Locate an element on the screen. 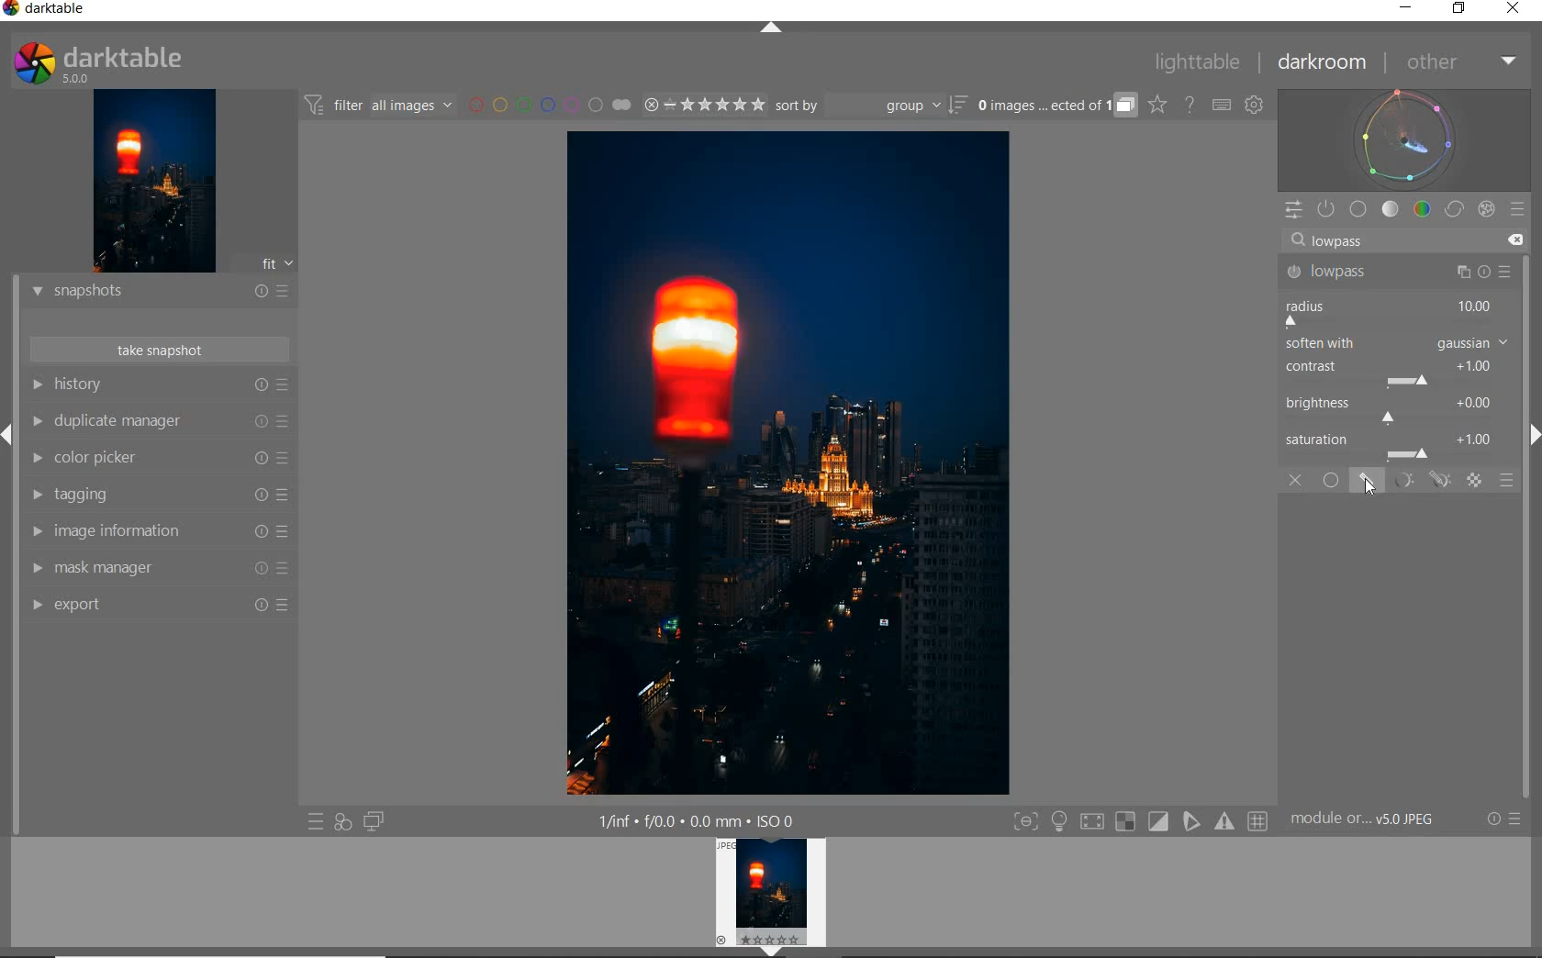  FILTER BY IMAGE COLOR LABEL is located at coordinates (550, 106).